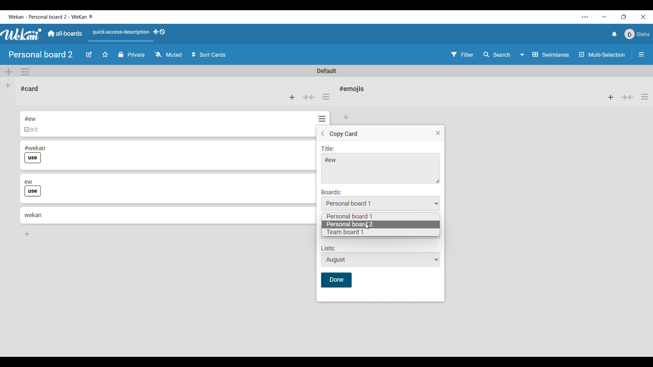 The width and height of the screenshot is (653, 367). I want to click on Indicates Boards, so click(332, 192).